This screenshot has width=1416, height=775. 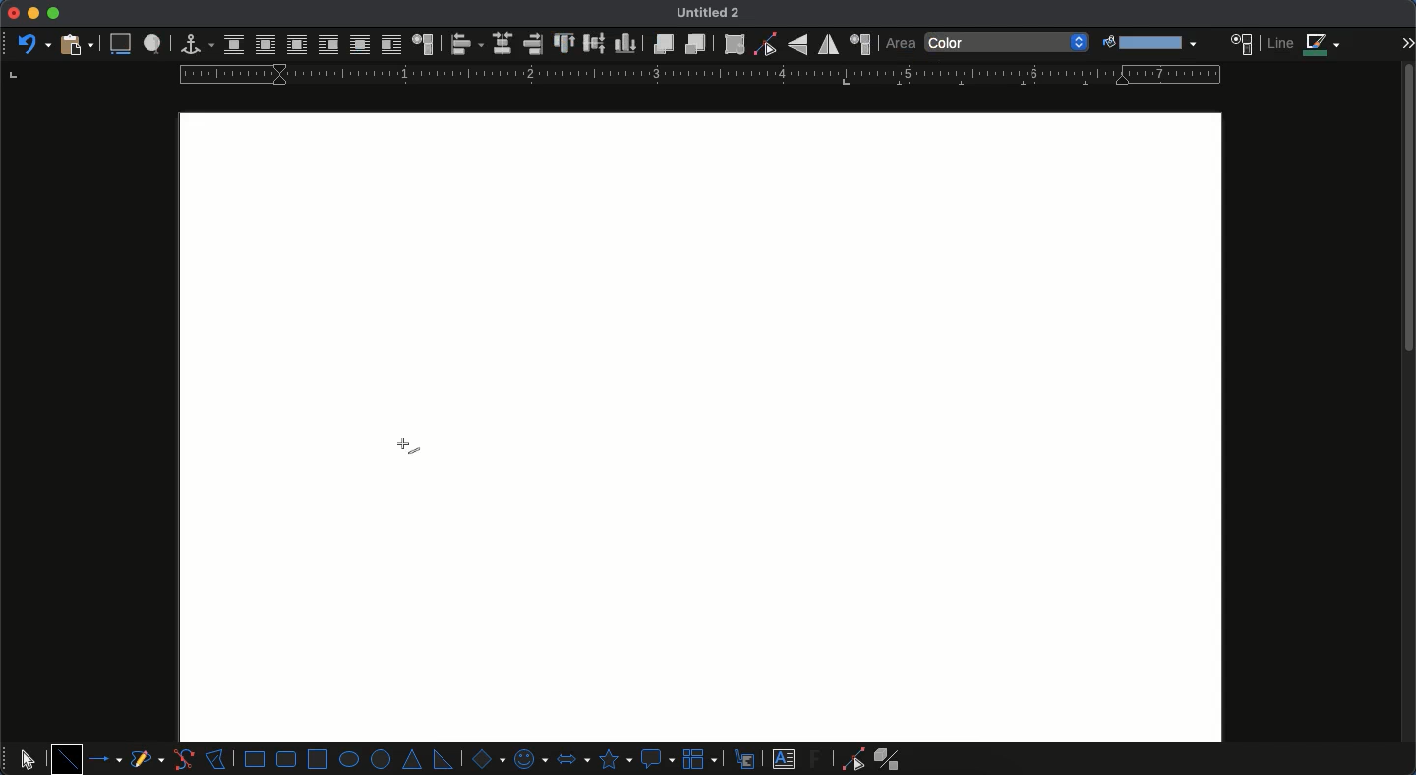 I want to click on area, so click(x=900, y=44).